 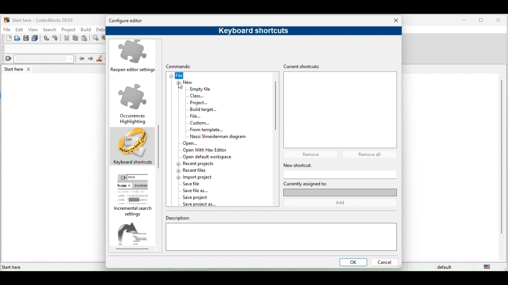 I want to click on open default workspace, so click(x=206, y=157).